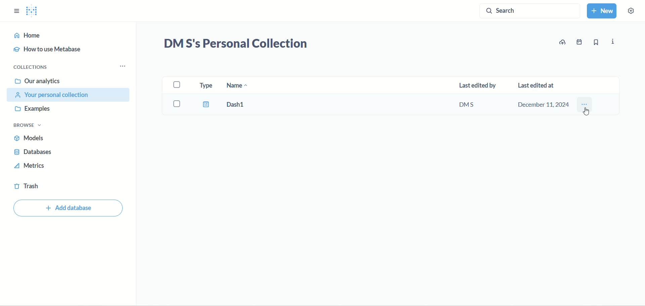 The image size is (645, 306). Describe the element at coordinates (580, 42) in the screenshot. I see `event` at that location.